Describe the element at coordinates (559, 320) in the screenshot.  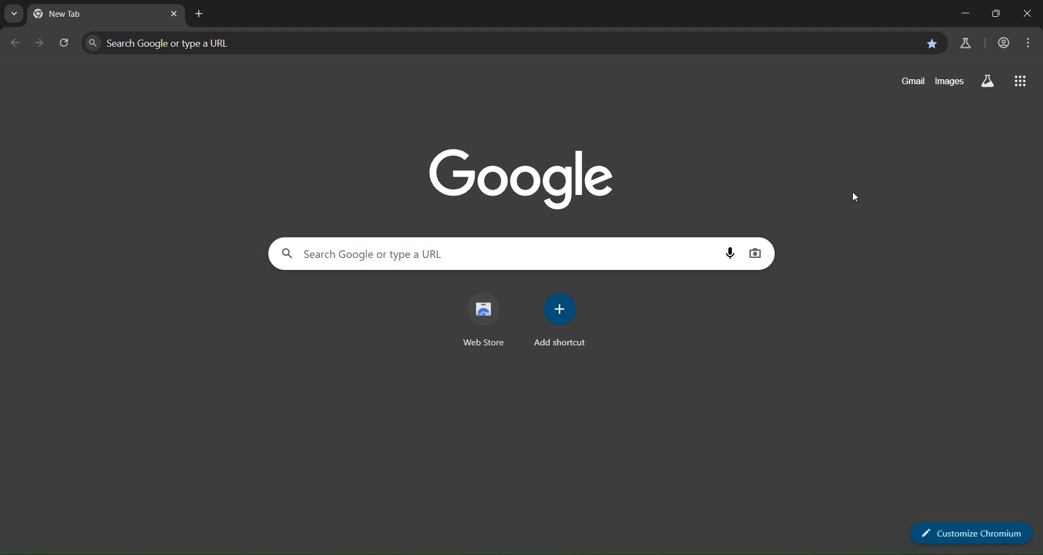
I see `add shortcut` at that location.